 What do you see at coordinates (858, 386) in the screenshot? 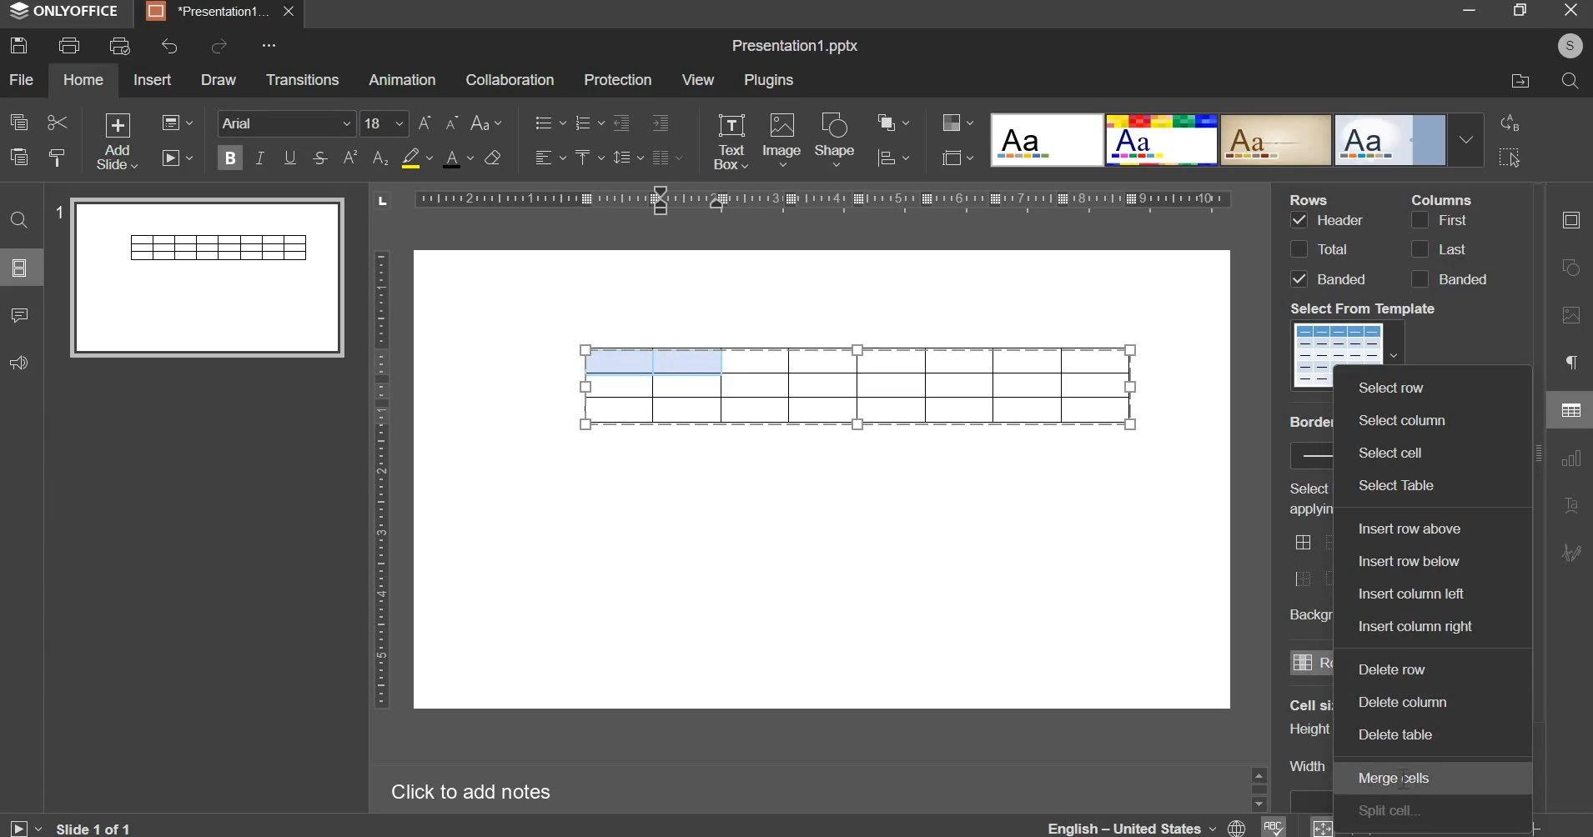
I see `table` at bounding box center [858, 386].